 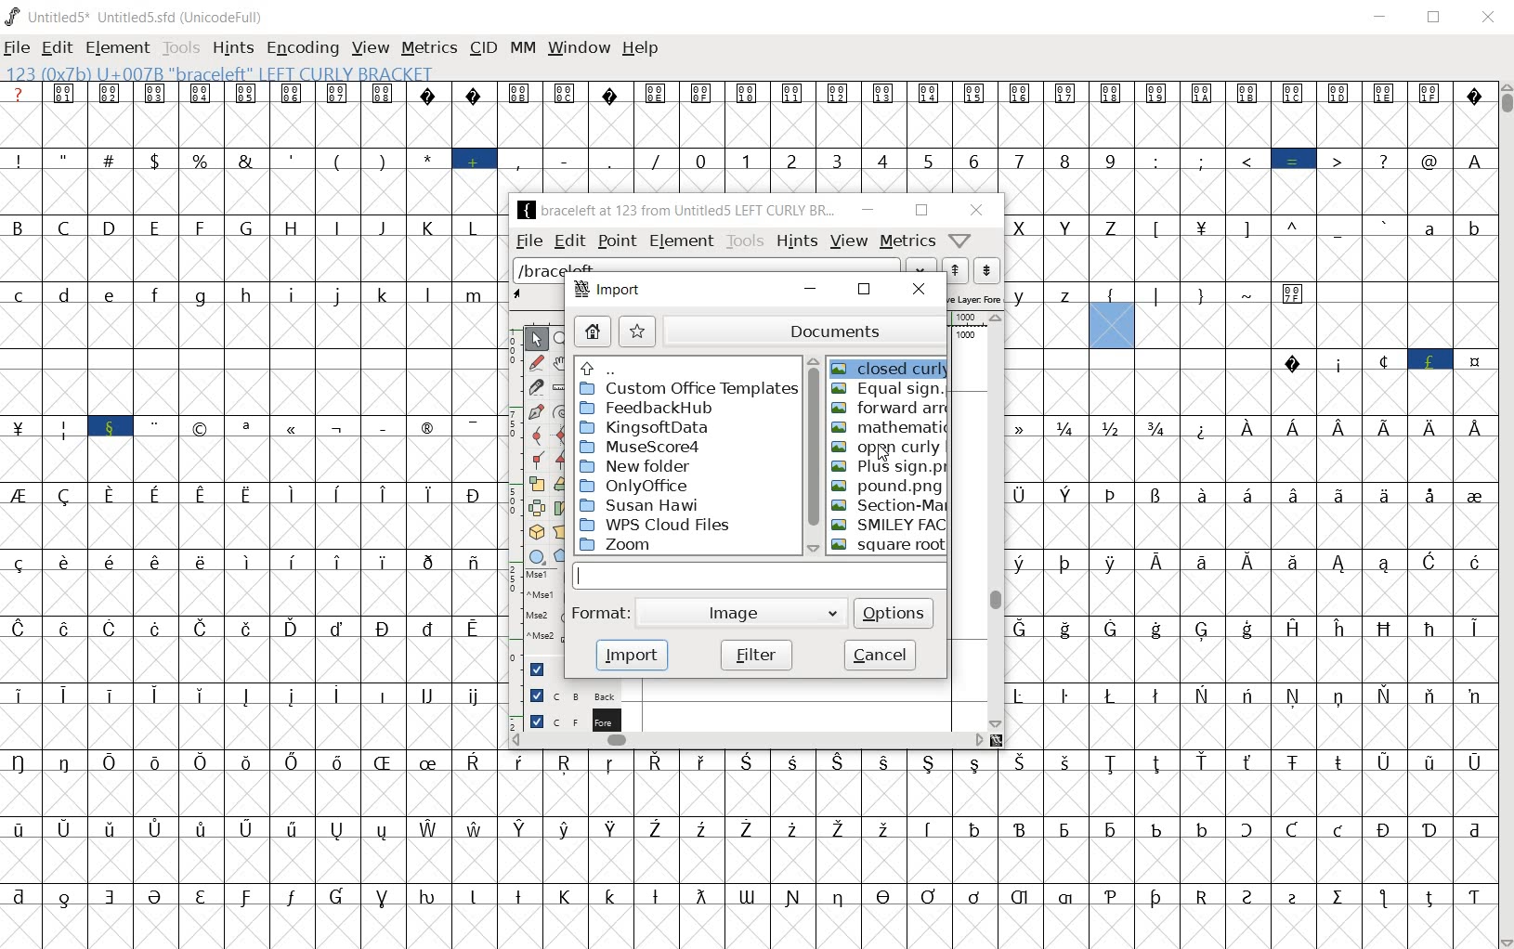 I want to click on Zoom, so click(x=685, y=546).